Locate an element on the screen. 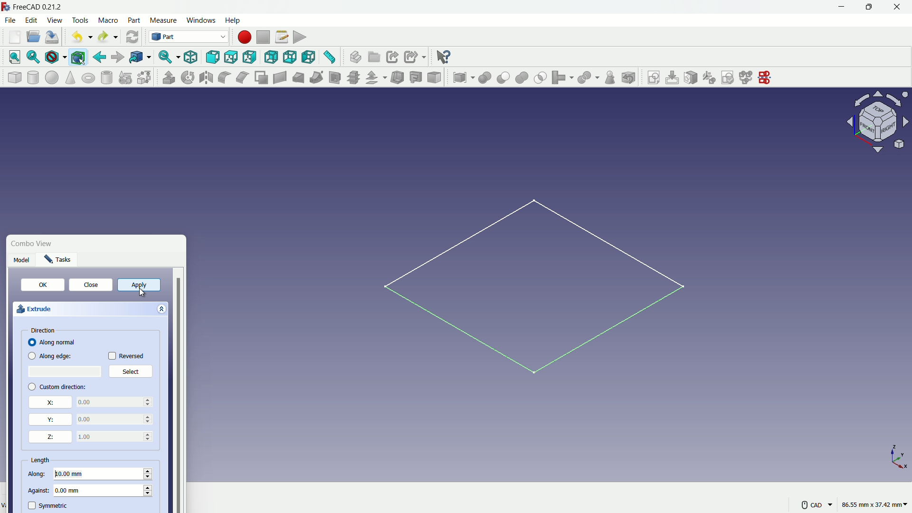 This screenshot has width=912, height=513. create link is located at coordinates (393, 57).